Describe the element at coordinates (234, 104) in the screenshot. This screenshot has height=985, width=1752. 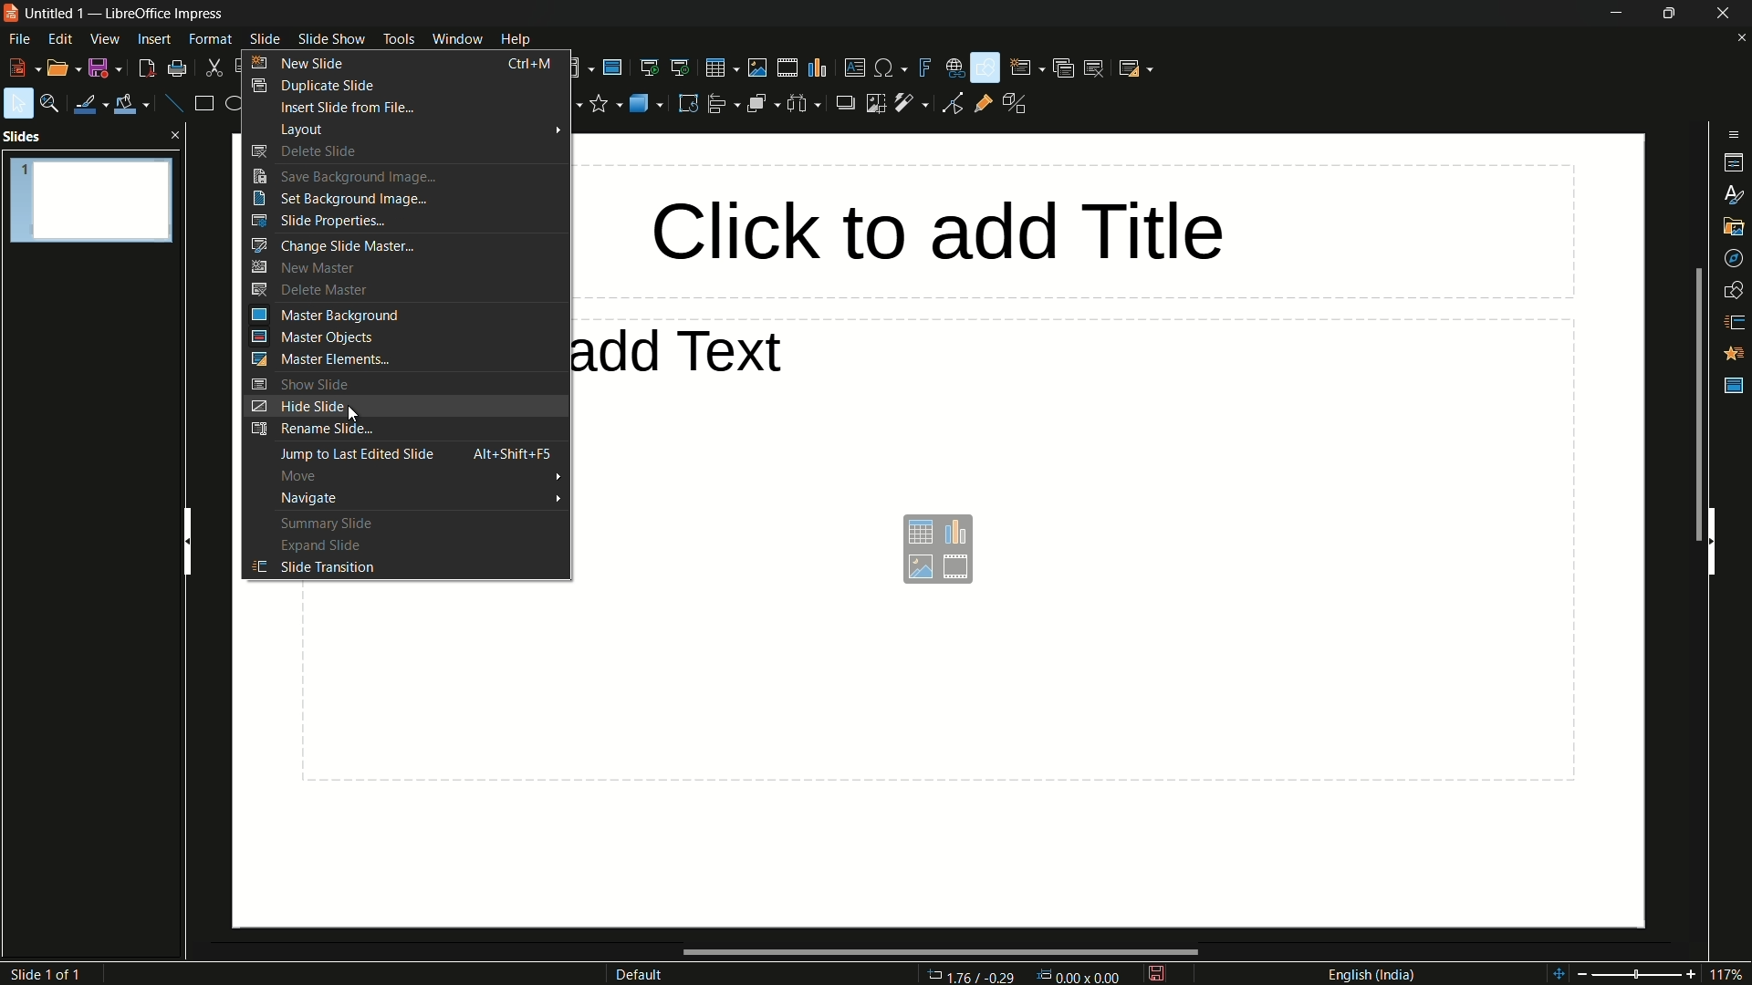
I see `ellipse` at that location.